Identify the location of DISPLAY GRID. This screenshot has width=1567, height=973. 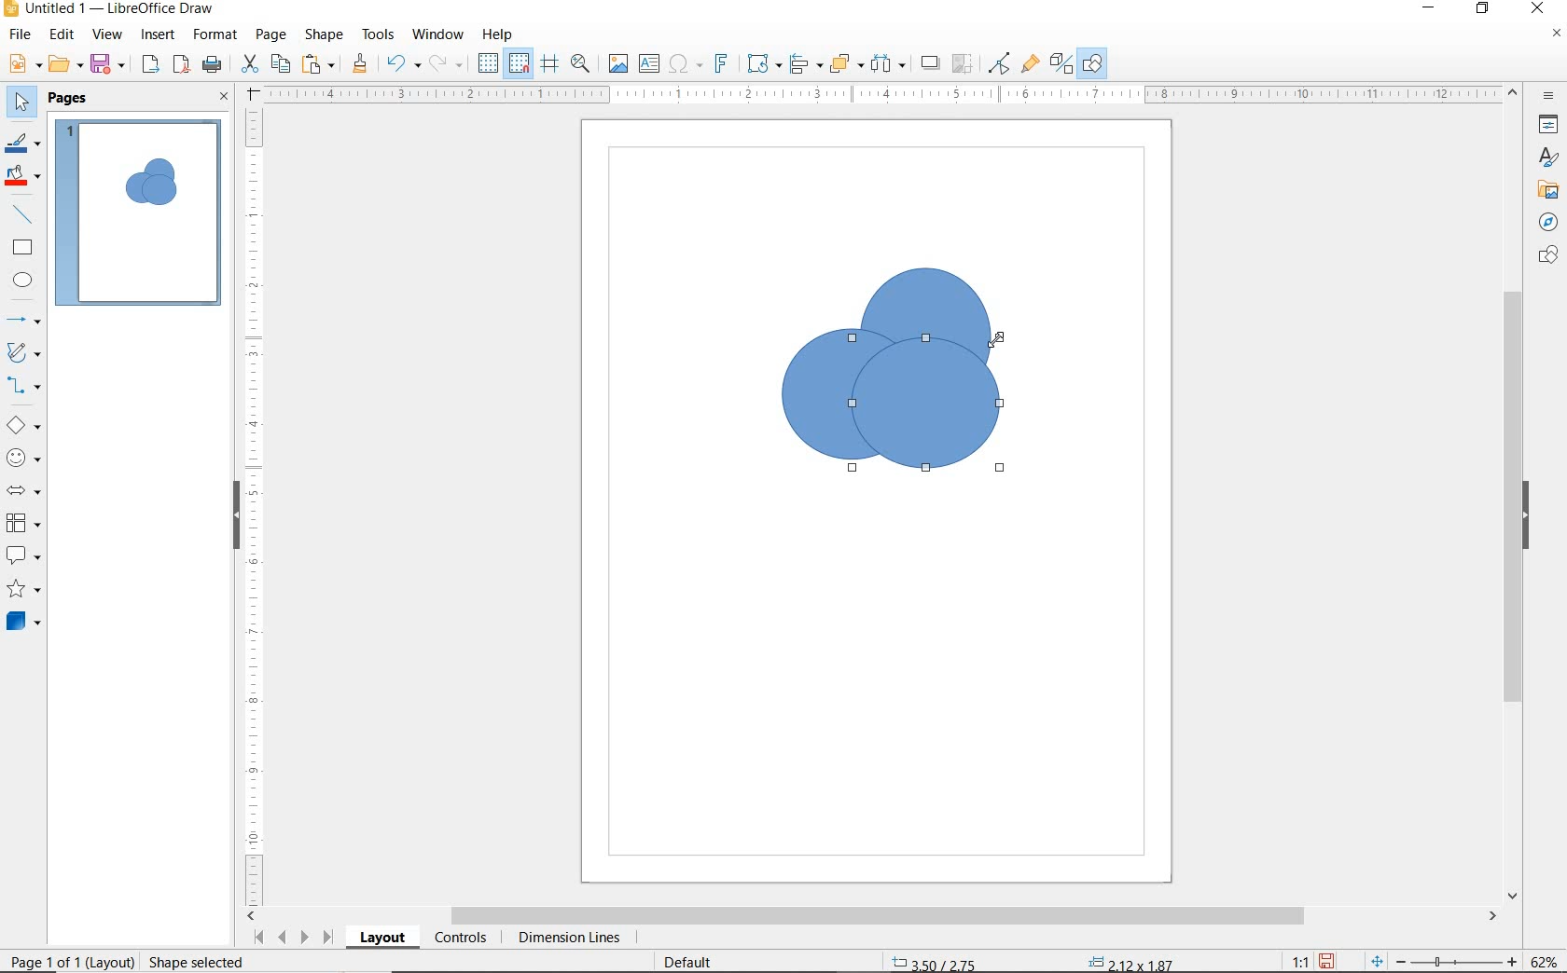
(490, 63).